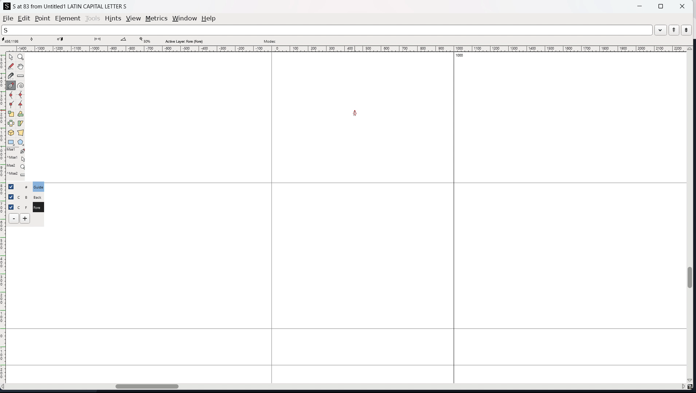 The width and height of the screenshot is (696, 393). What do you see at coordinates (21, 67) in the screenshot?
I see `scroll by hand` at bounding box center [21, 67].